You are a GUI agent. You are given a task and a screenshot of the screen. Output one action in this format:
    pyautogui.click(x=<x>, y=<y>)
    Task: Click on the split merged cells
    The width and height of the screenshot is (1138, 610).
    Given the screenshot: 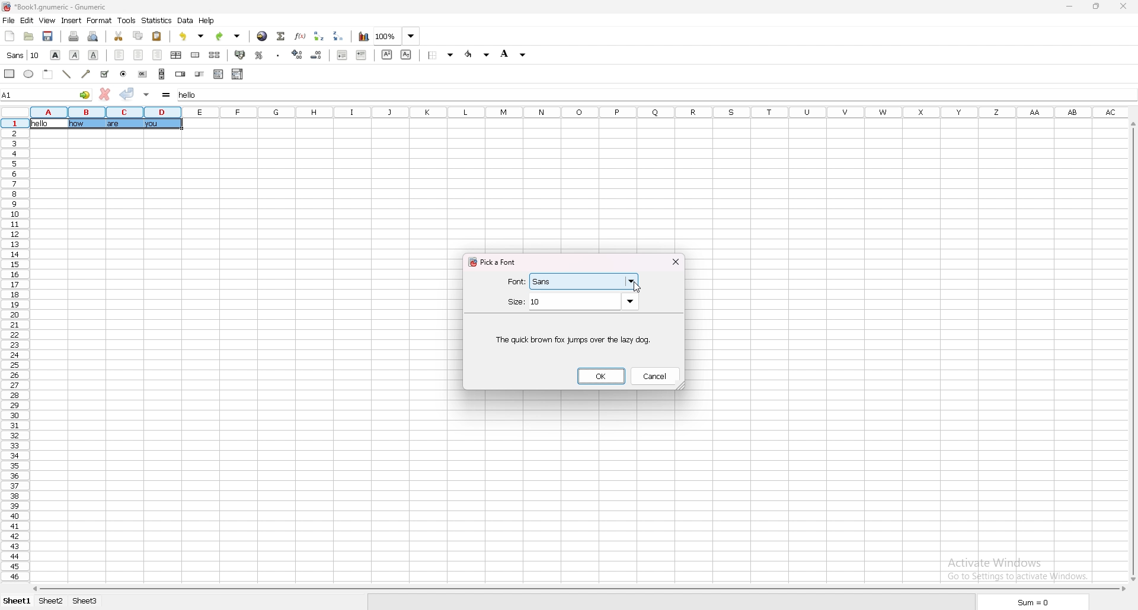 What is the action you would take?
    pyautogui.click(x=215, y=55)
    